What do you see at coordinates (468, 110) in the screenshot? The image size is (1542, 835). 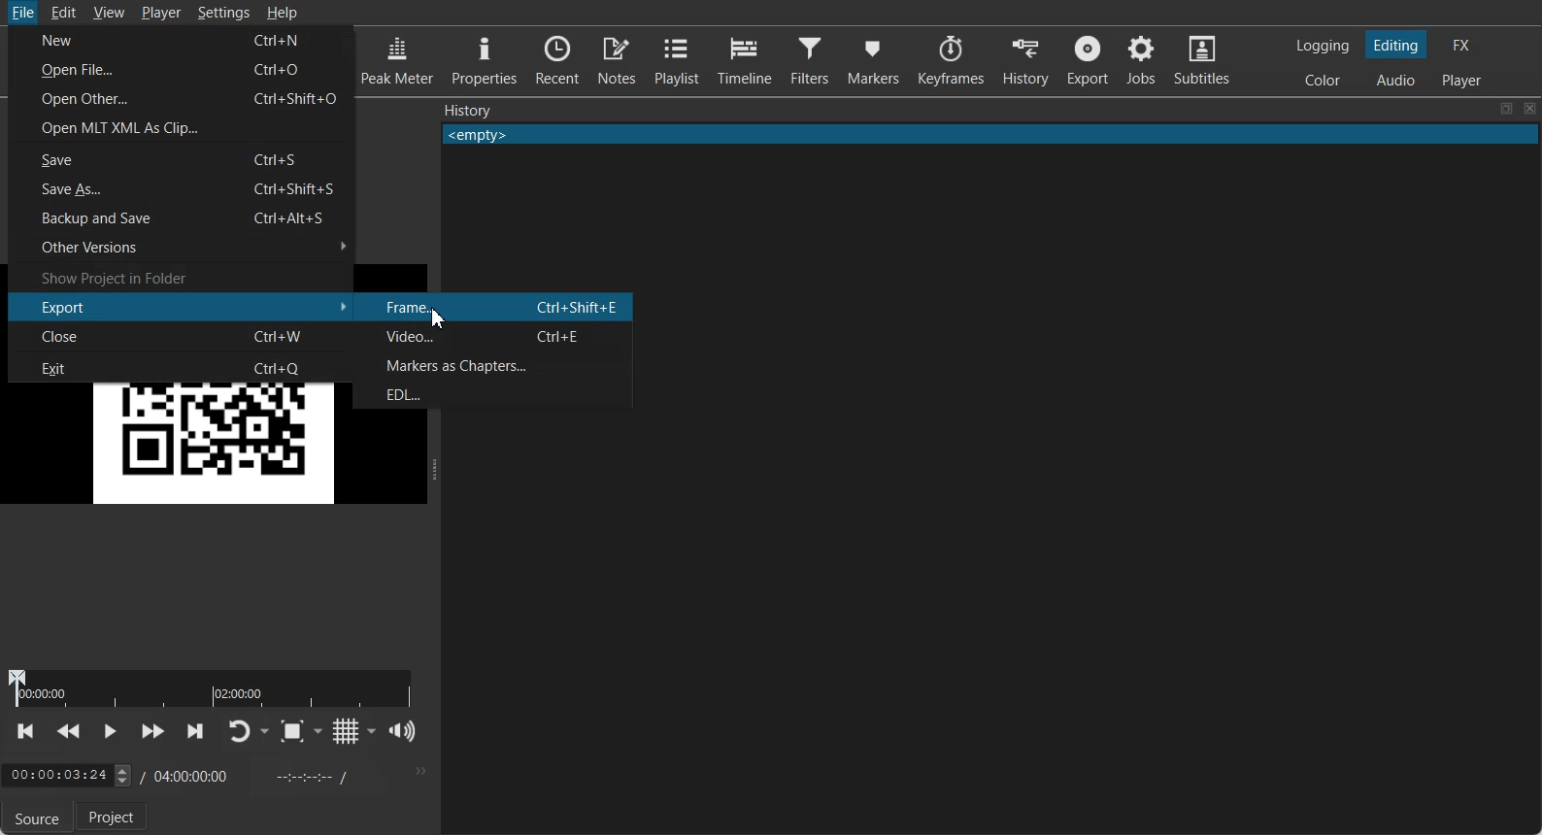 I see `Text` at bounding box center [468, 110].